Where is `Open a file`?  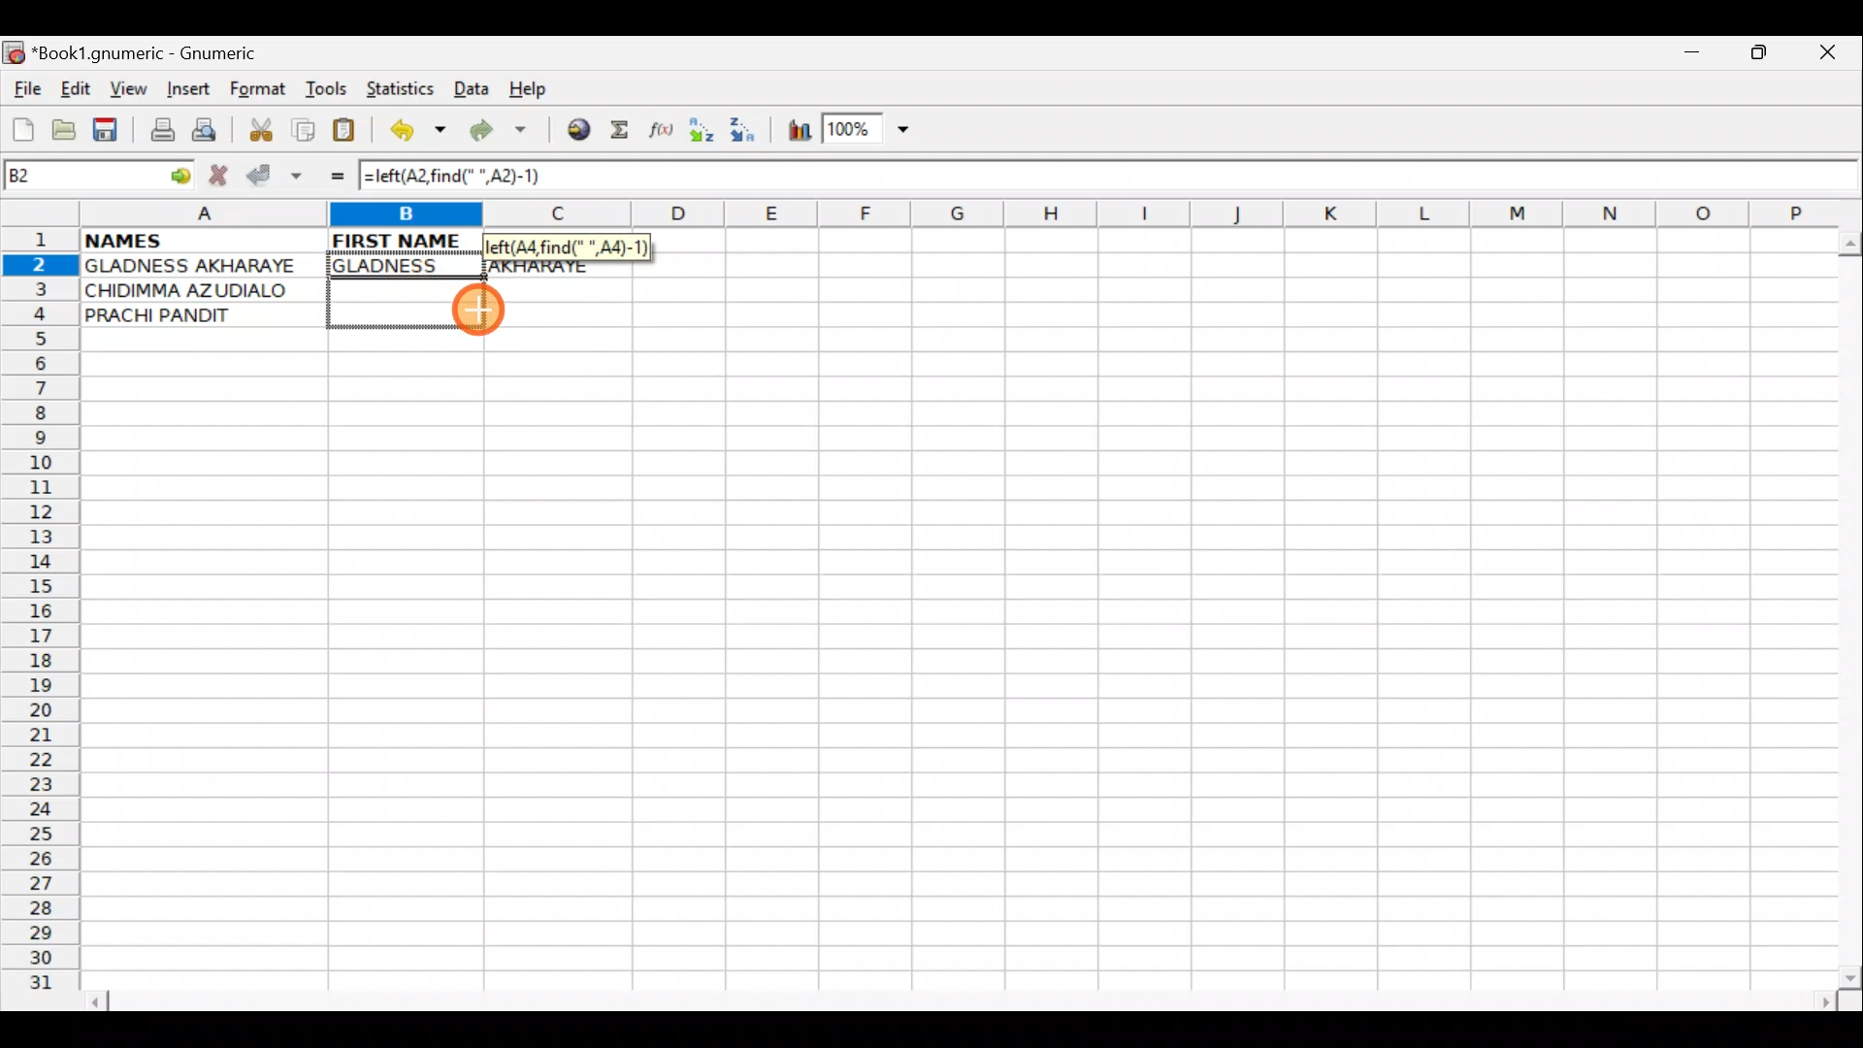 Open a file is located at coordinates (68, 127).